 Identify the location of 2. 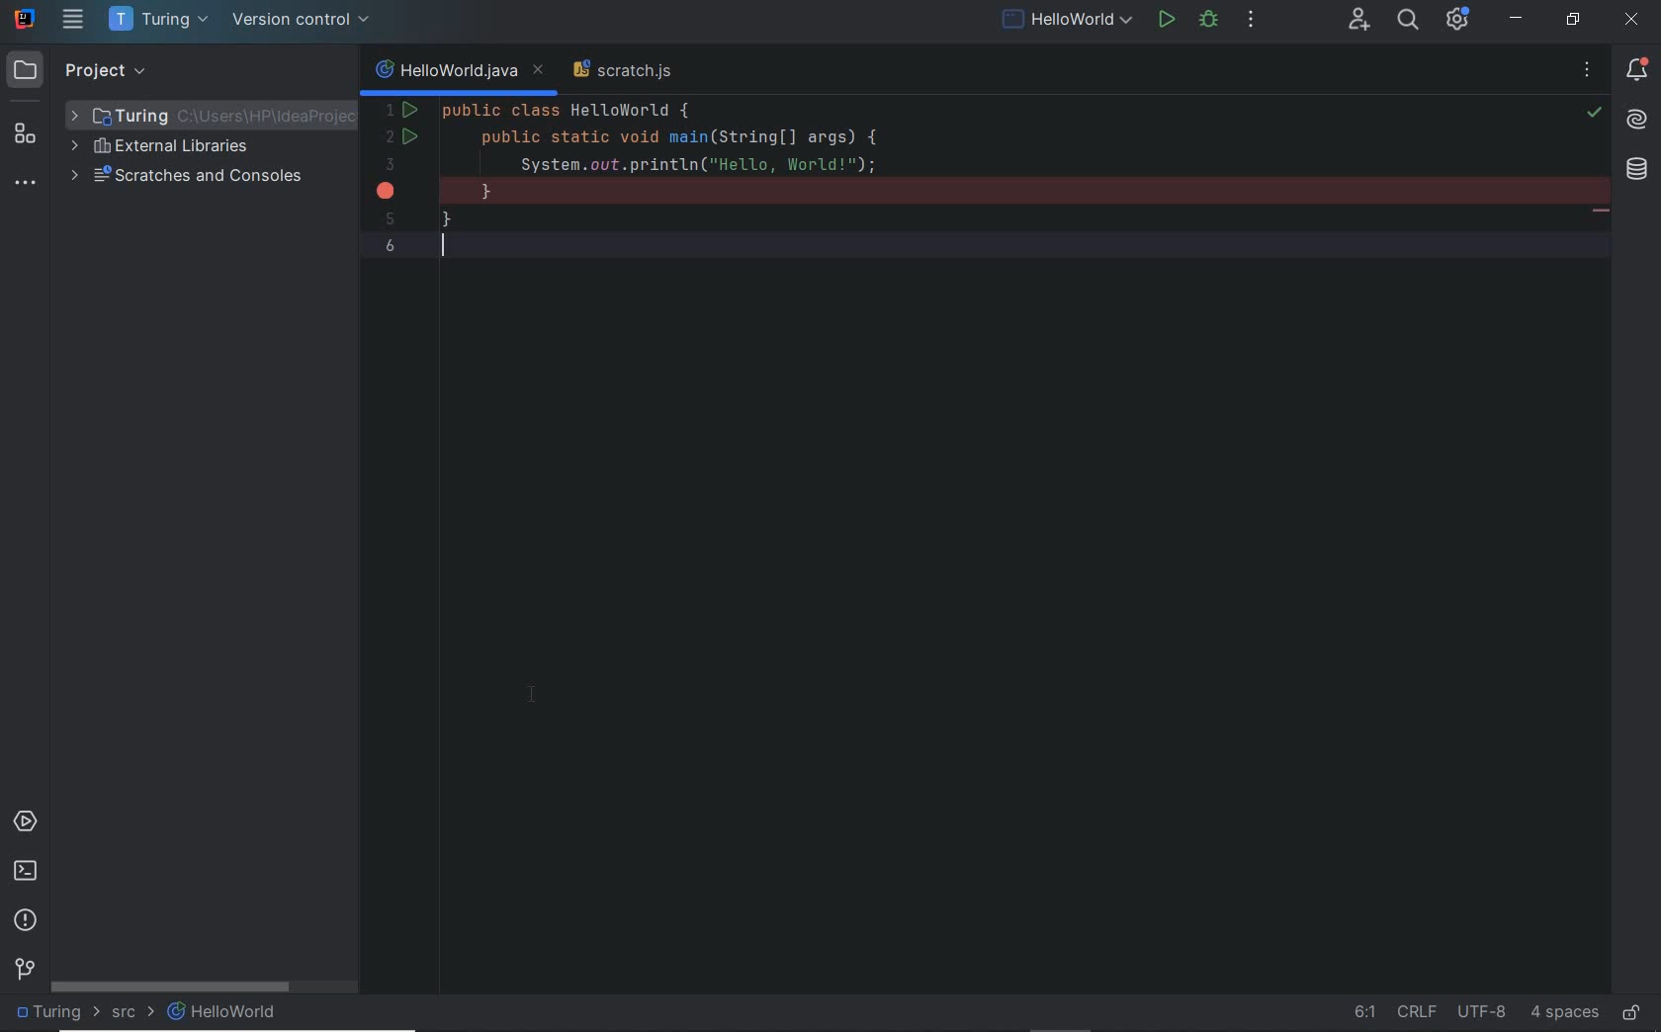
(390, 136).